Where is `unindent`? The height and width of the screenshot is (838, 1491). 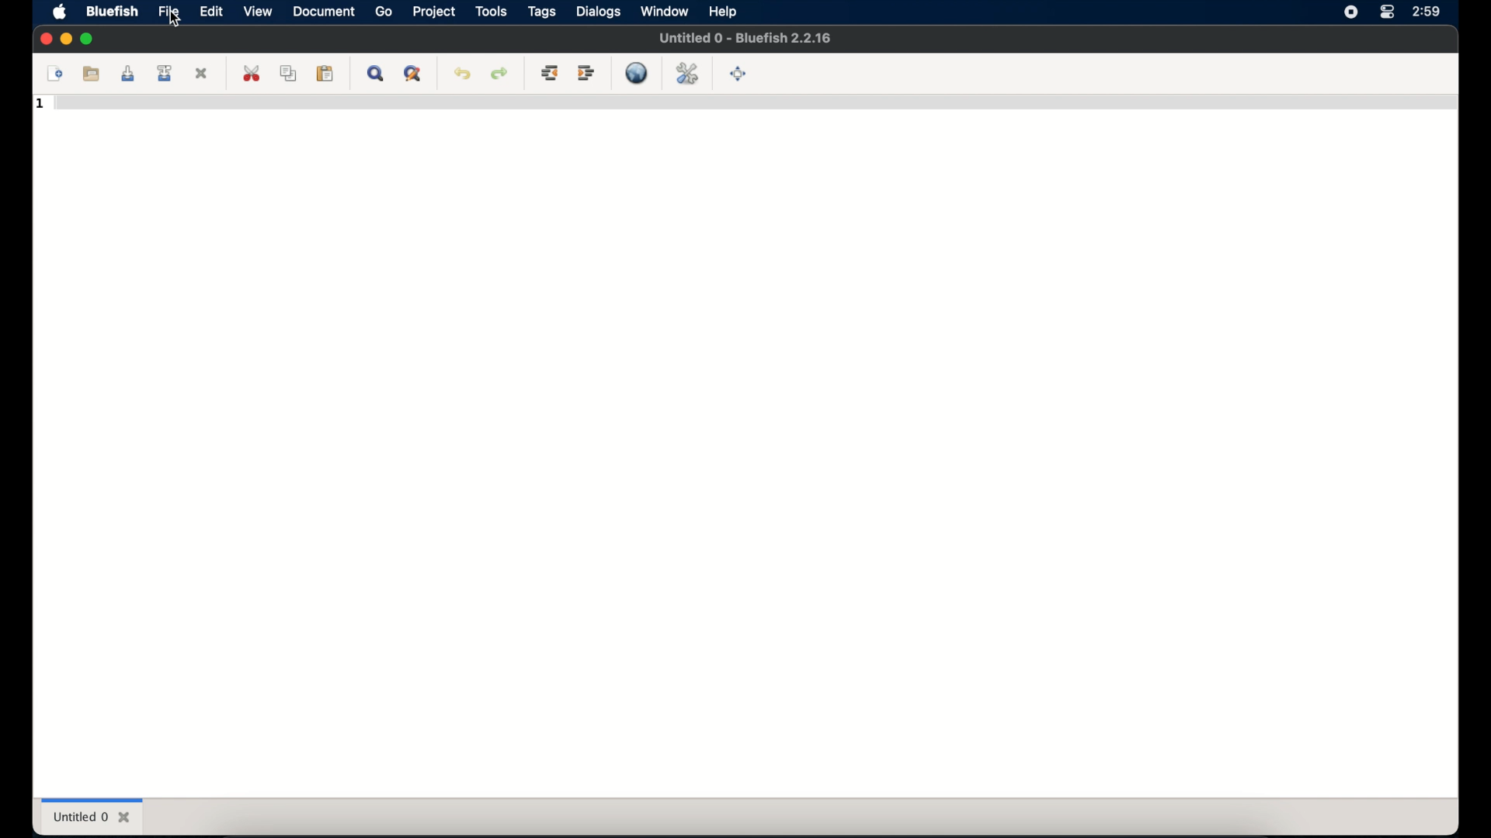 unindent is located at coordinates (551, 73).